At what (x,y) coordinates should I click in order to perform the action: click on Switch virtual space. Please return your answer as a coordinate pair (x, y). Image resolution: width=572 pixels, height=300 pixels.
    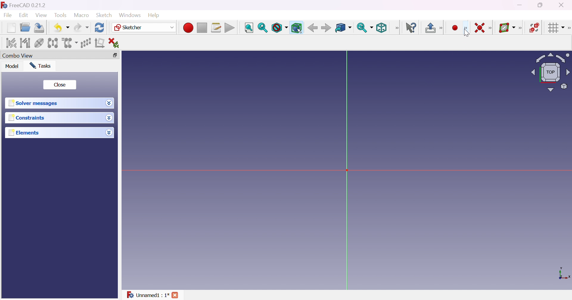
    Looking at the image, I should click on (535, 27).